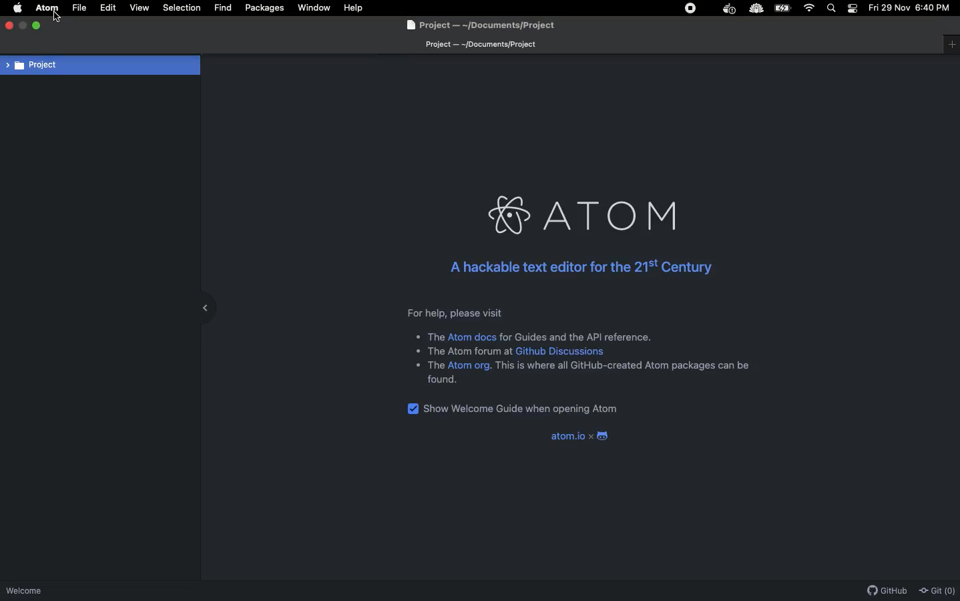  I want to click on Apple logo, so click(19, 8).